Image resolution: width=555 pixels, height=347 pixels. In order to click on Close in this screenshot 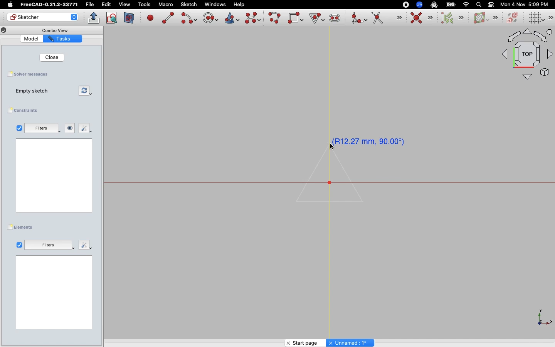, I will do `click(53, 57)`.